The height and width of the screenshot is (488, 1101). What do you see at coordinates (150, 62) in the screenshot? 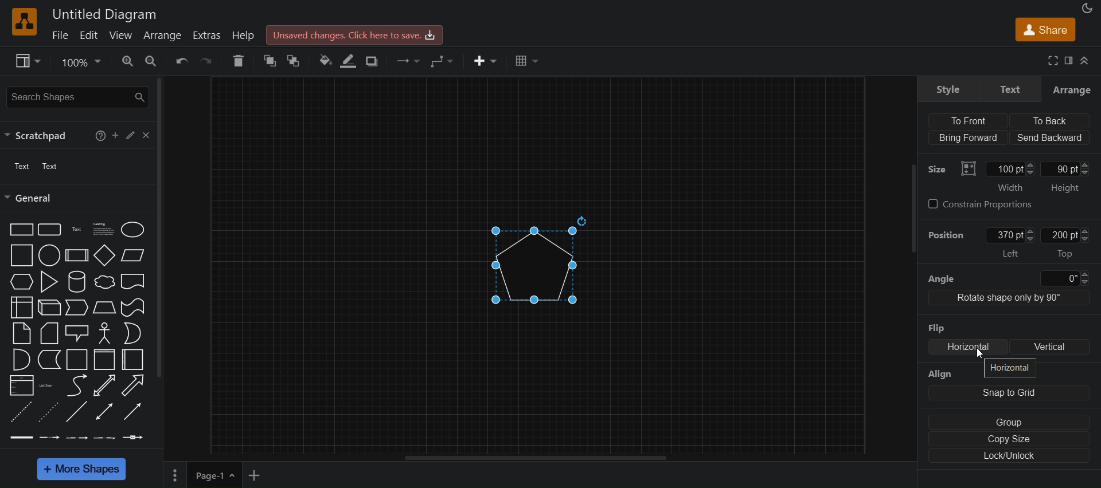
I see `zoom in` at bounding box center [150, 62].